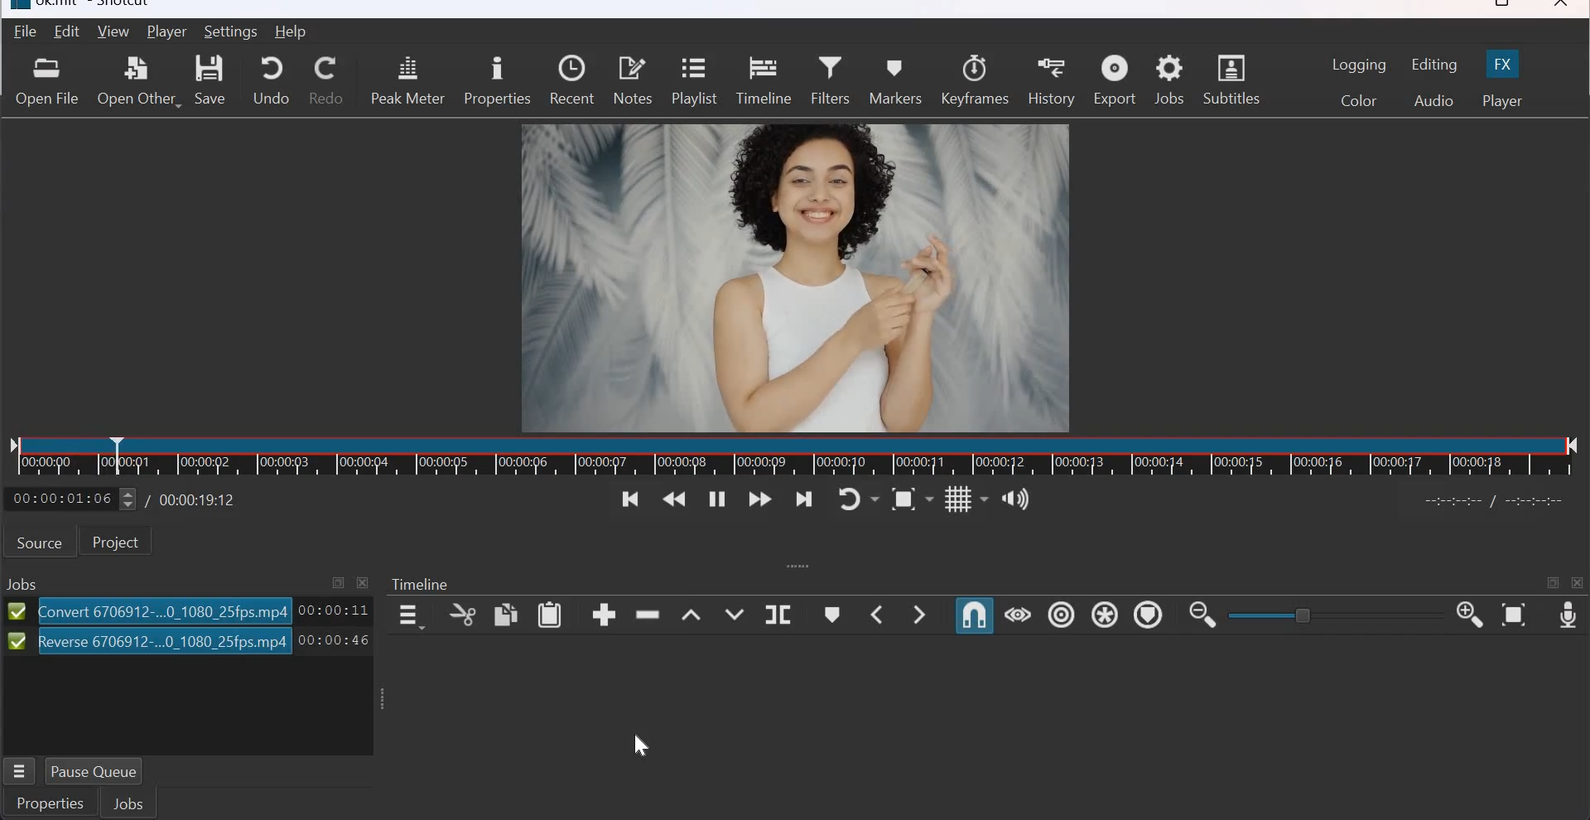 The width and height of the screenshot is (1590, 820). I want to click on View, so click(113, 31).